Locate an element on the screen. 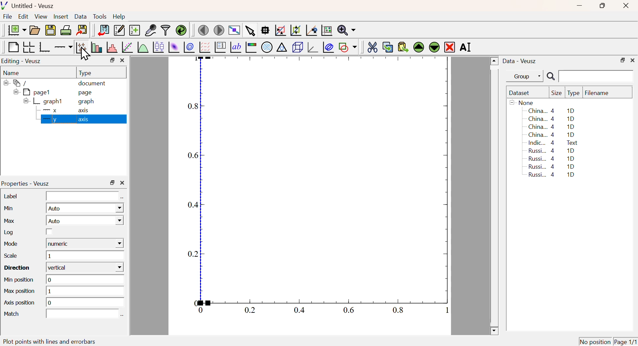  graph1 is located at coordinates (44, 101).